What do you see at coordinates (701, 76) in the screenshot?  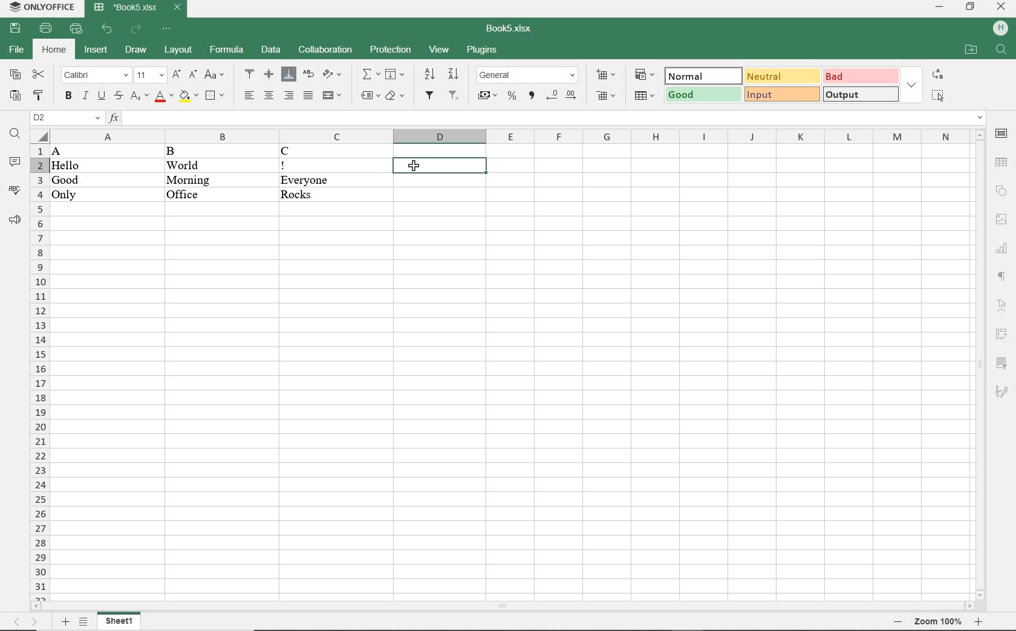 I see `NORMAL` at bounding box center [701, 76].